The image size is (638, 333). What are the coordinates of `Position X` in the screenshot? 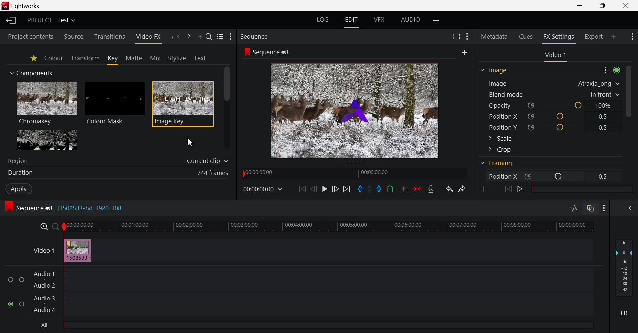 It's located at (503, 115).